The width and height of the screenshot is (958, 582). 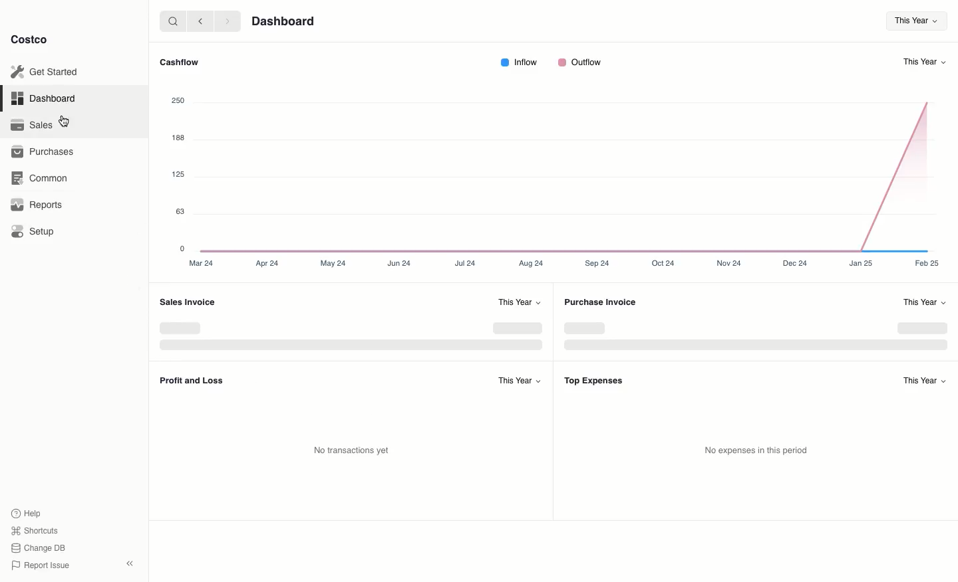 I want to click on Get Started, so click(x=47, y=72).